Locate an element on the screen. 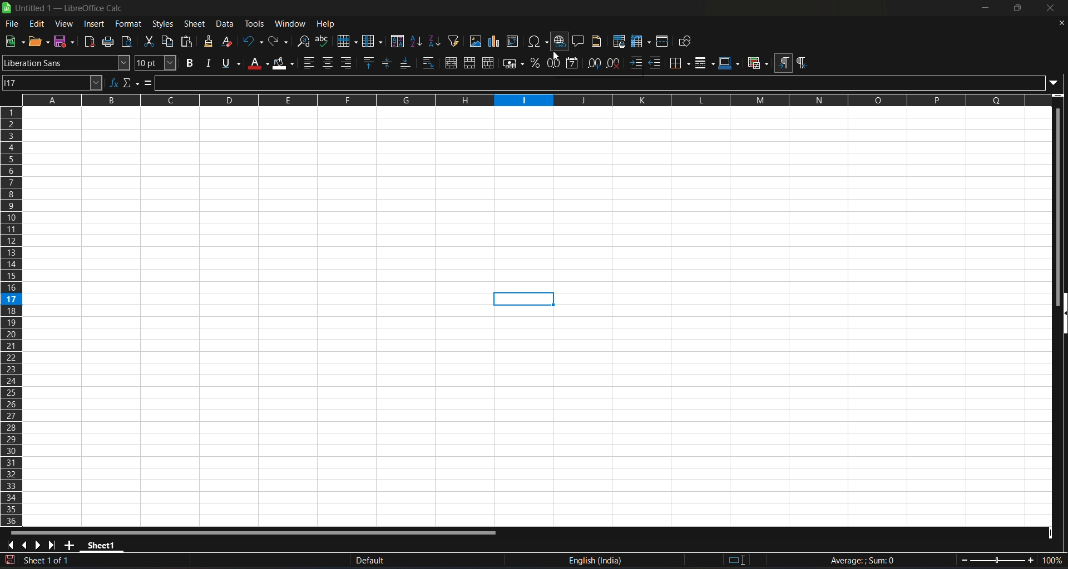 The width and height of the screenshot is (1068, 569). name box is located at coordinates (53, 83).